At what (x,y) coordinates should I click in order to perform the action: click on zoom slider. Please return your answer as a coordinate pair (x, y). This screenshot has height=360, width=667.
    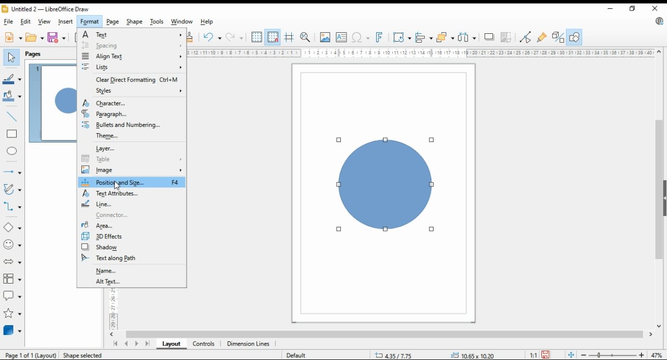
    Looking at the image, I should click on (613, 354).